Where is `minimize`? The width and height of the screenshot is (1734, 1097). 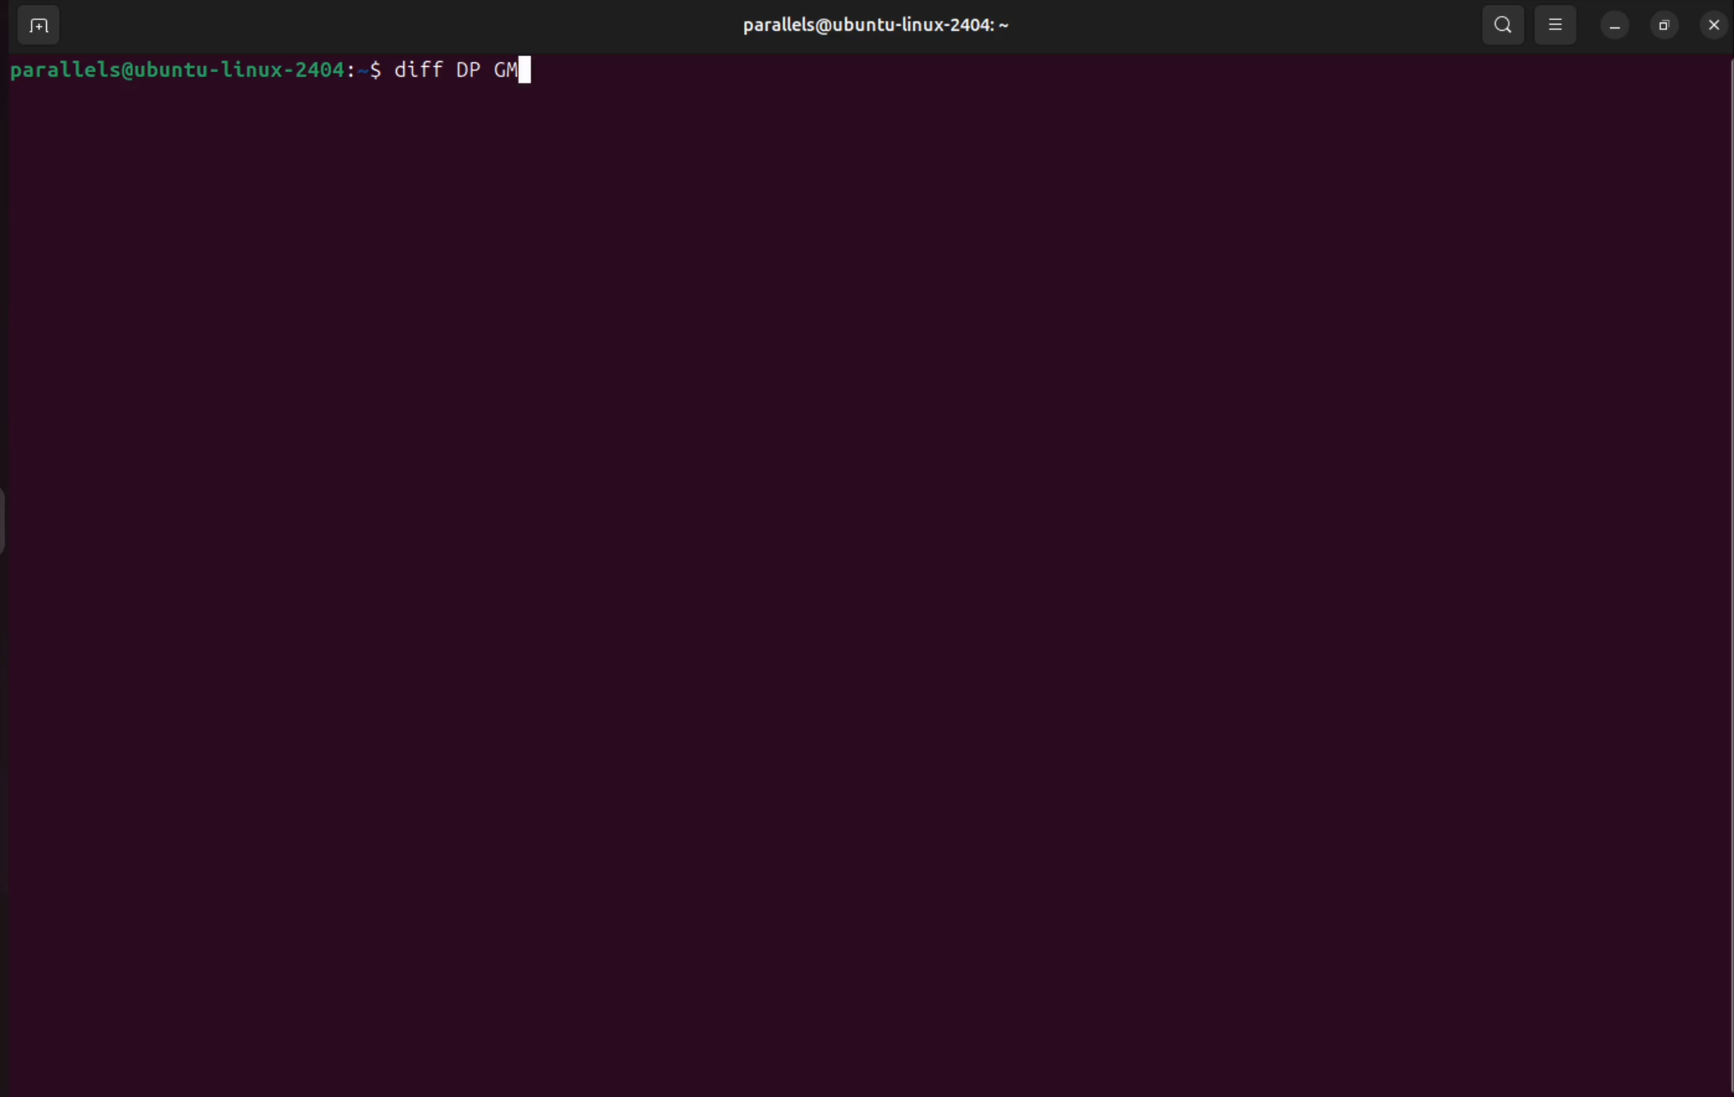
minimize is located at coordinates (1615, 27).